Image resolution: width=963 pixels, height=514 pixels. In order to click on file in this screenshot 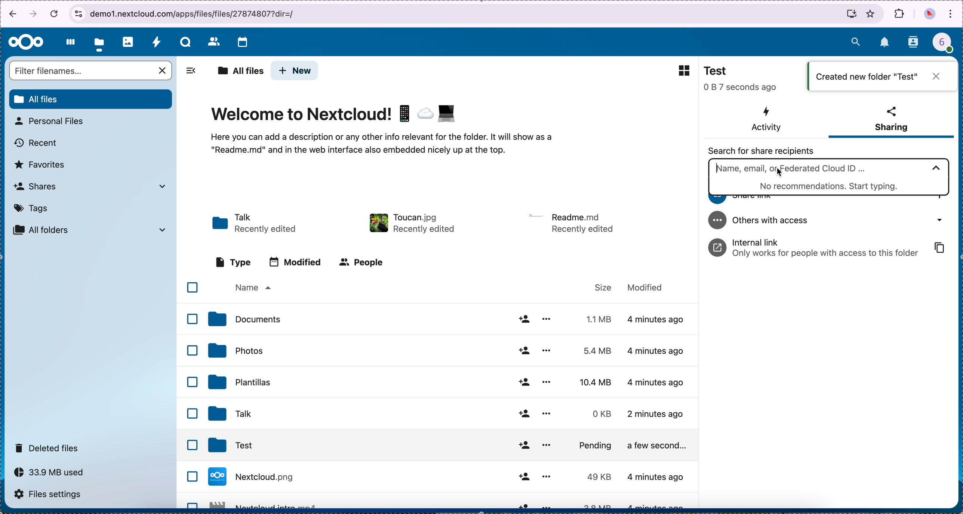, I will do `click(449, 501)`.